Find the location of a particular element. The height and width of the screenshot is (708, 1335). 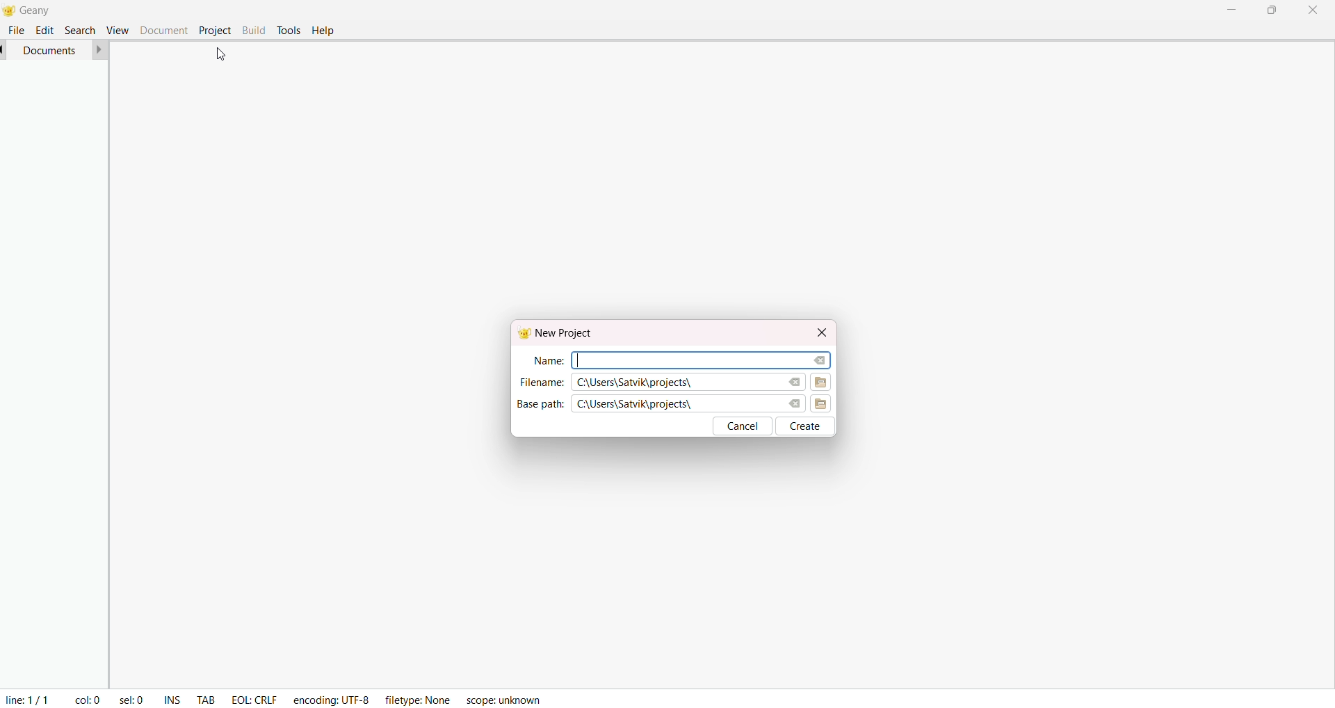

project is located at coordinates (215, 30).